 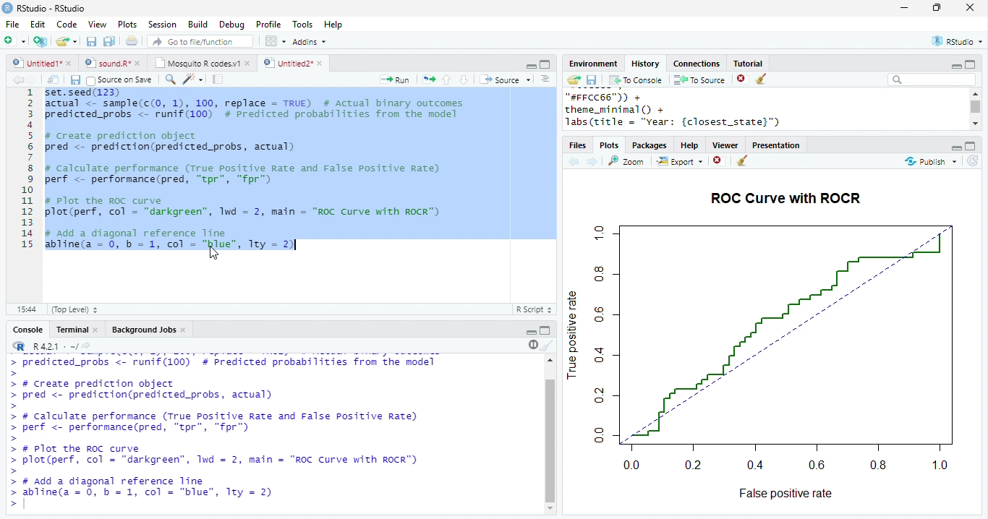 I want to click on Presentation, so click(x=776, y=145).